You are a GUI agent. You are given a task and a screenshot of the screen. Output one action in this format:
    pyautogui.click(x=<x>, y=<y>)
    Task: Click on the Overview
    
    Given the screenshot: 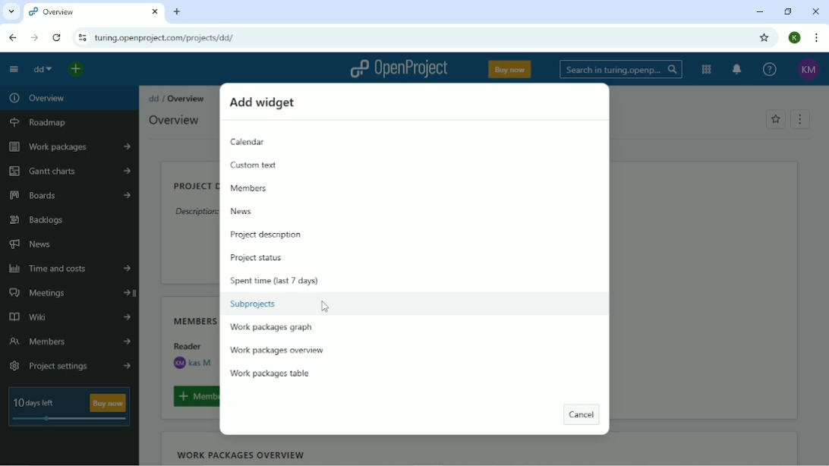 What is the action you would take?
    pyautogui.click(x=174, y=119)
    